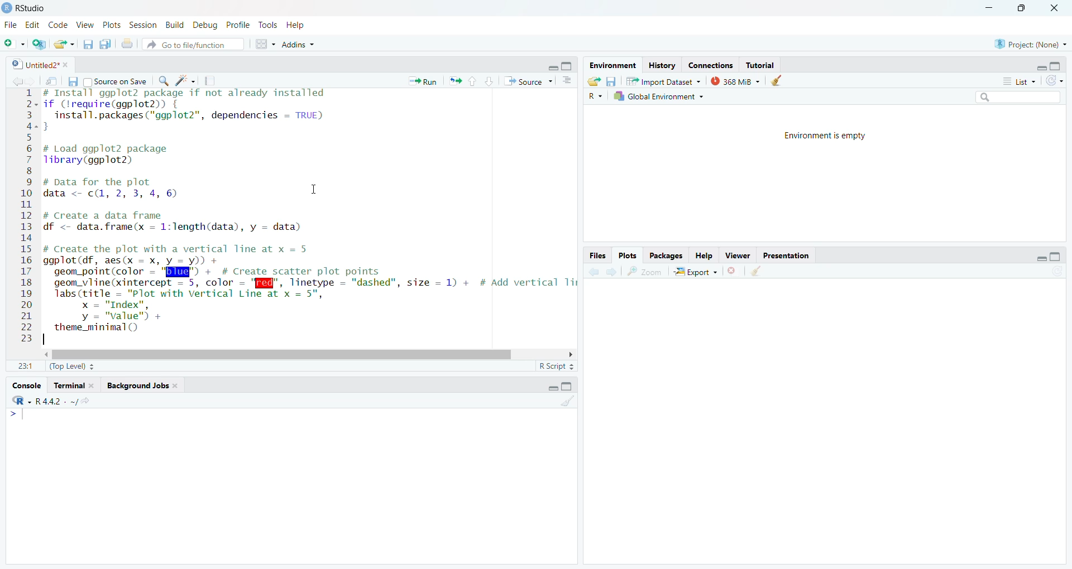 The image size is (1072, 569). Describe the element at coordinates (1018, 81) in the screenshot. I see `List ` at that location.